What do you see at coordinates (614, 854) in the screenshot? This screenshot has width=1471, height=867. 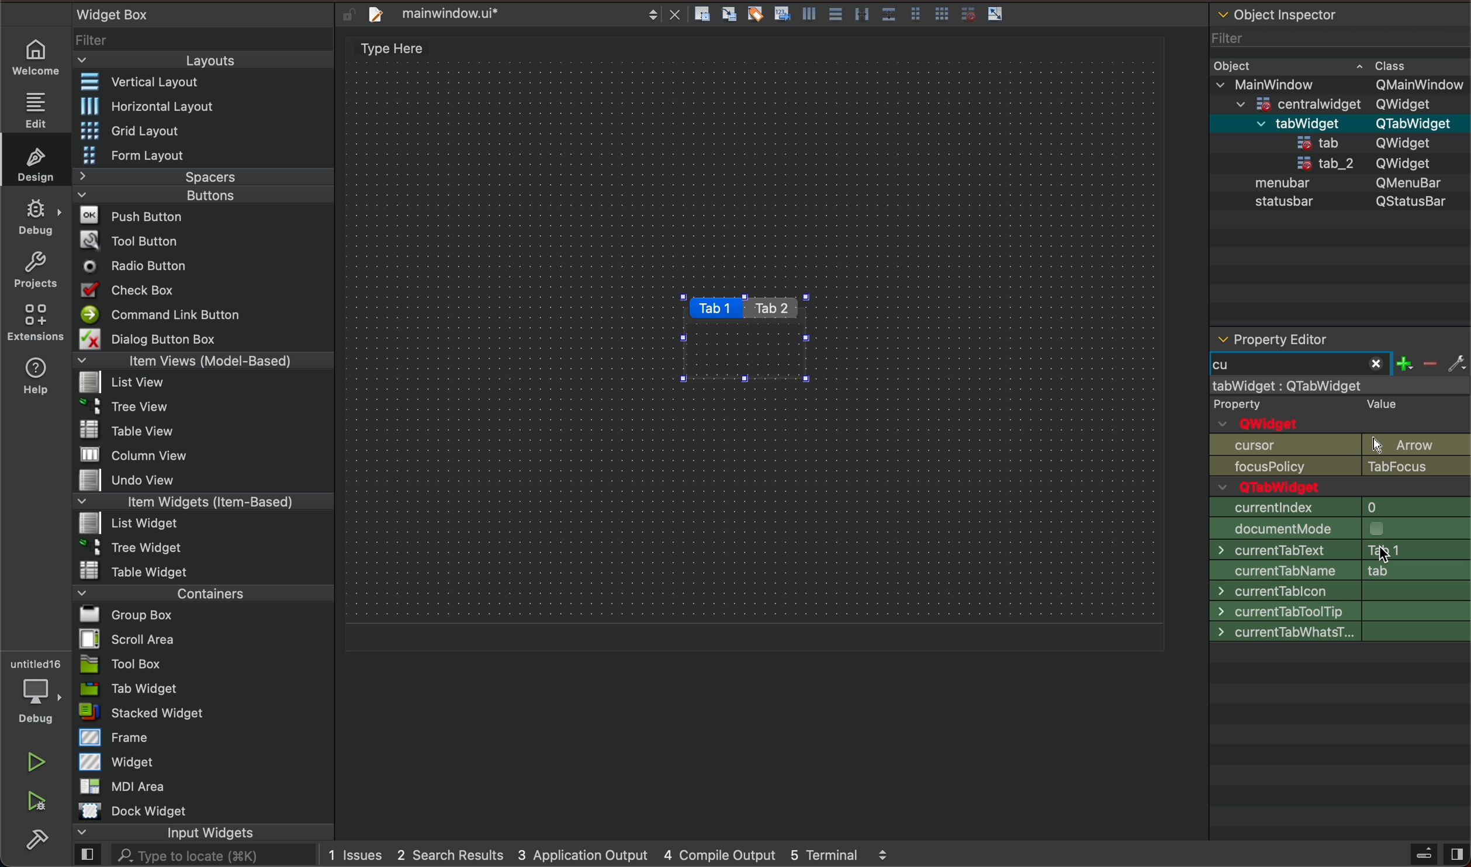 I see `logs` at bounding box center [614, 854].